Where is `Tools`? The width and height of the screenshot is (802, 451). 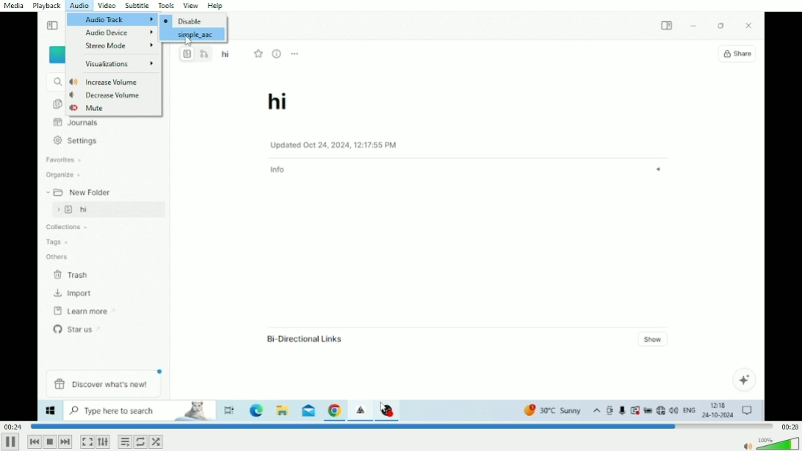
Tools is located at coordinates (167, 5).